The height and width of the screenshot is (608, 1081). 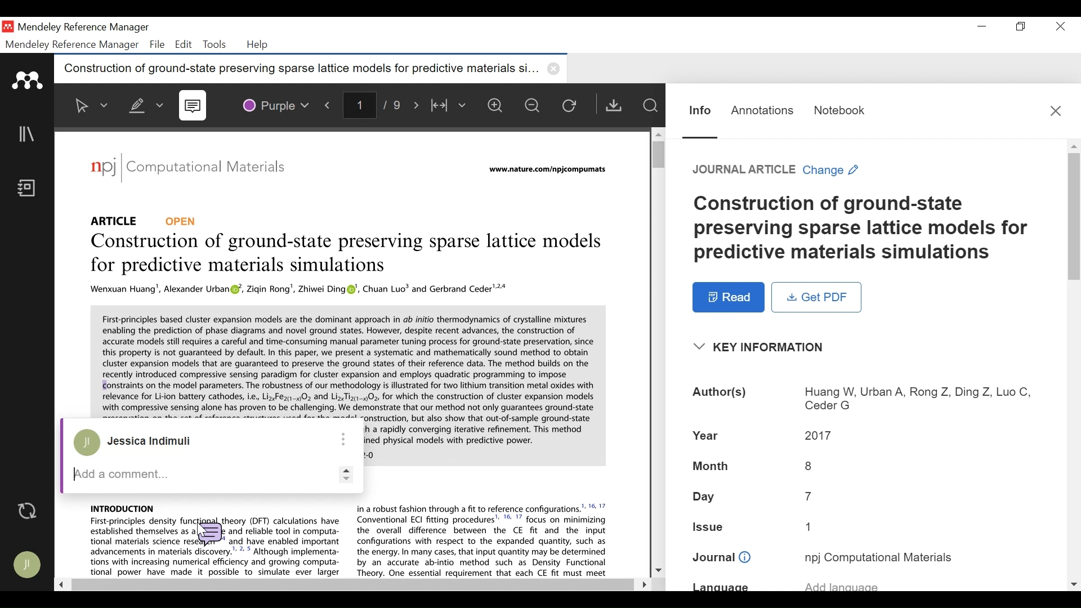 What do you see at coordinates (1074, 217) in the screenshot?
I see `Vertical Scroll bar` at bounding box center [1074, 217].